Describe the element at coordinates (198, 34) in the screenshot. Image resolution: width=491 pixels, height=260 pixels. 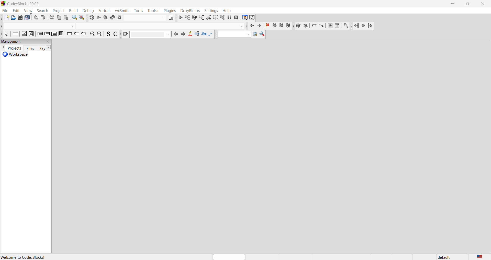
I see `selected text ` at that location.